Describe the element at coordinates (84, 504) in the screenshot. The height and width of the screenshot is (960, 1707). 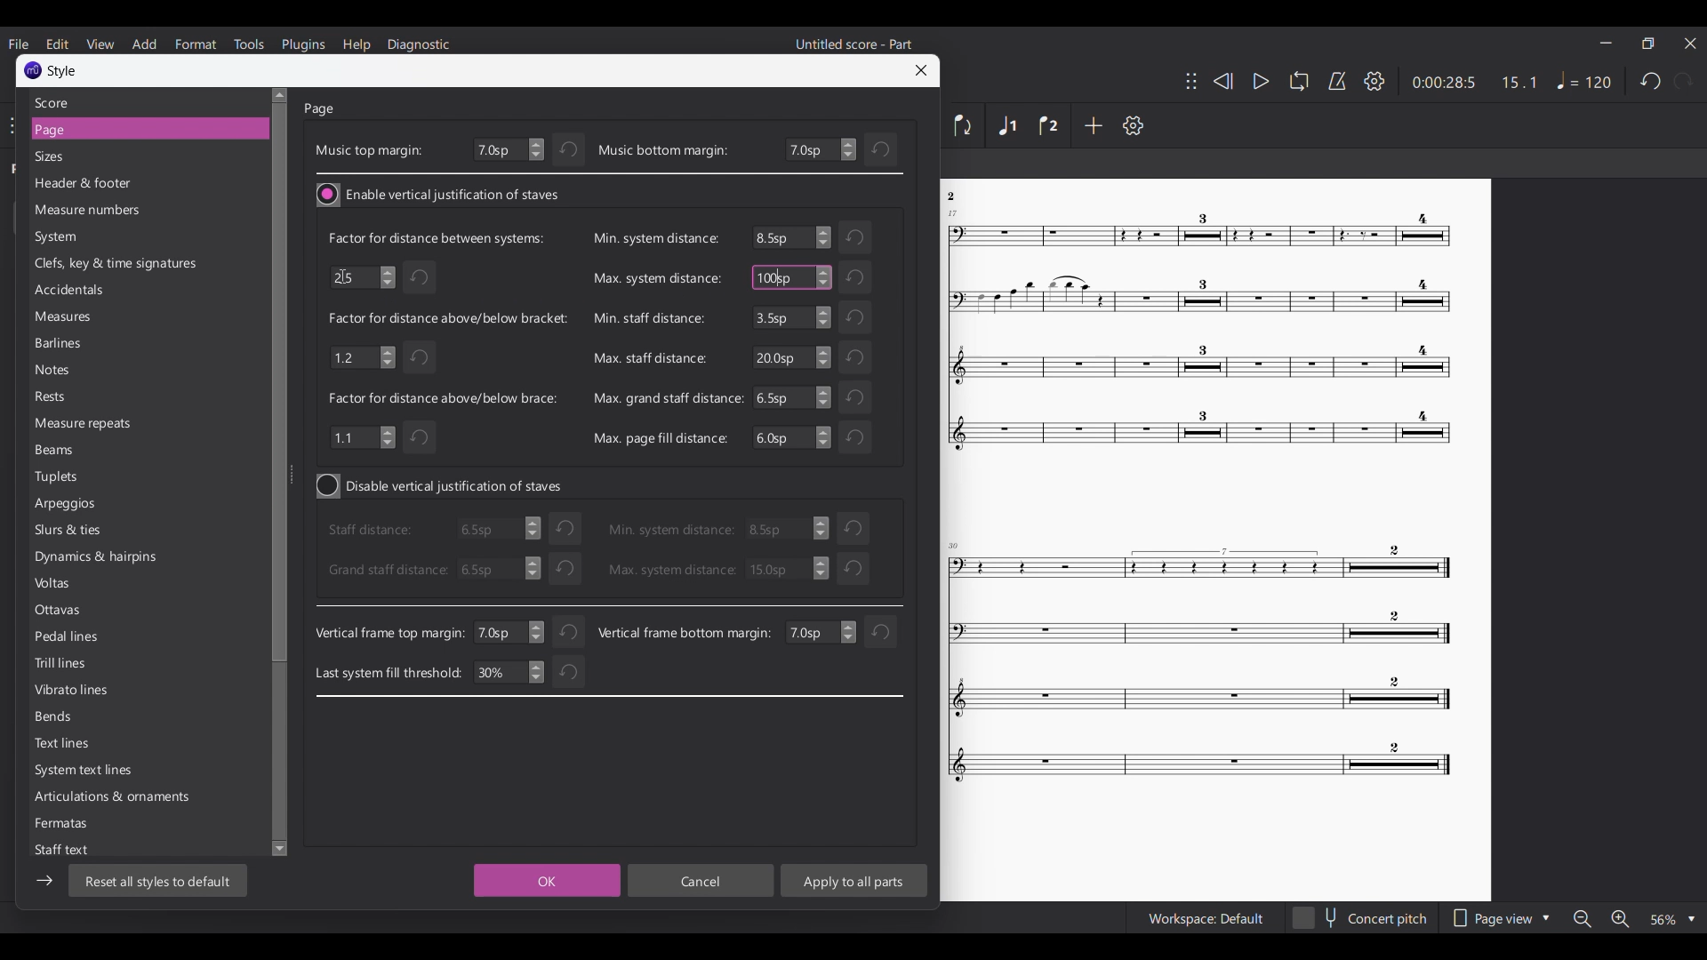
I see `Arpeggias` at that location.